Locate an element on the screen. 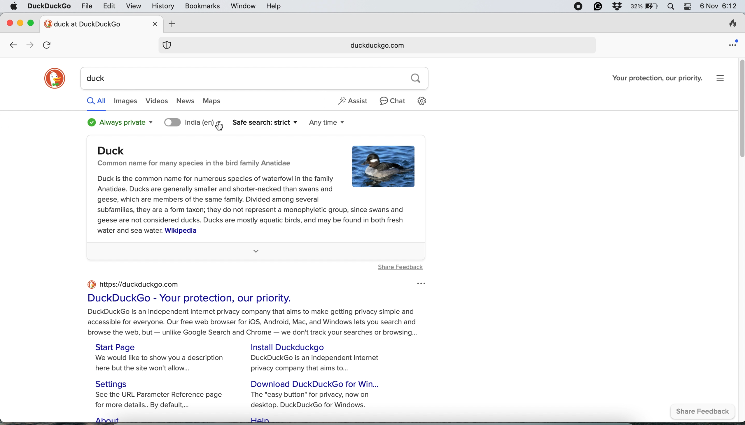 This screenshot has height=425, width=745. Duck is located at coordinates (116, 151).